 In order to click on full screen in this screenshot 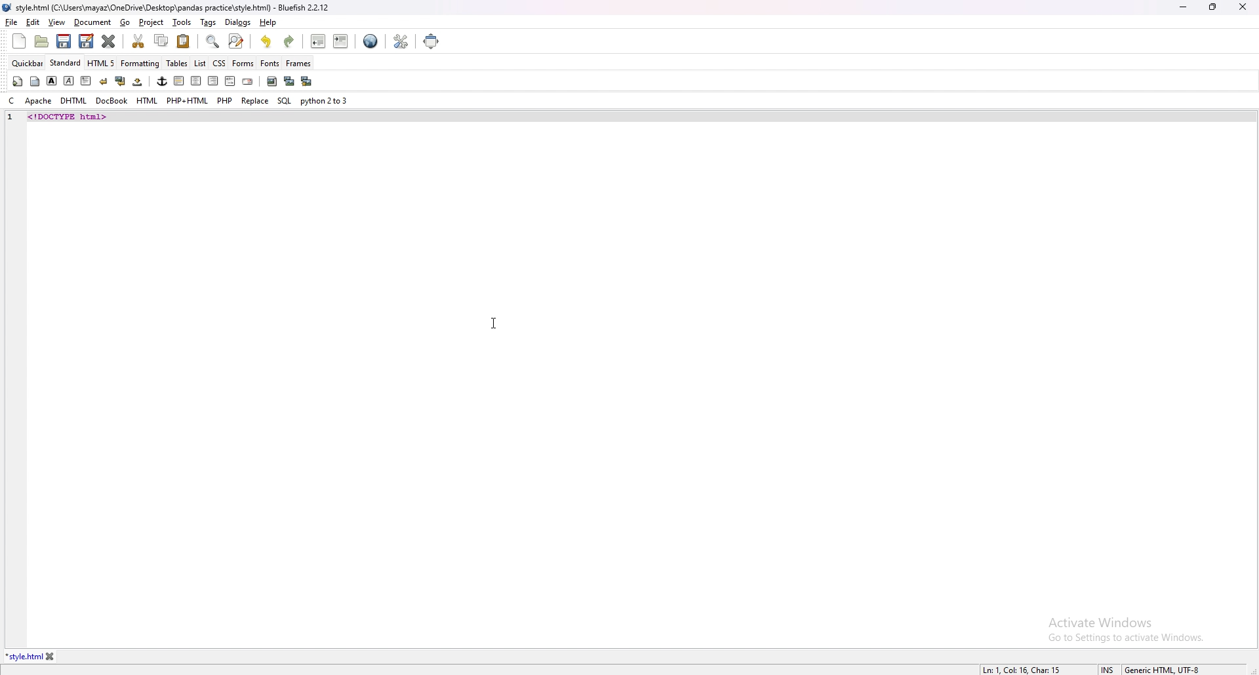, I will do `click(433, 41)`.